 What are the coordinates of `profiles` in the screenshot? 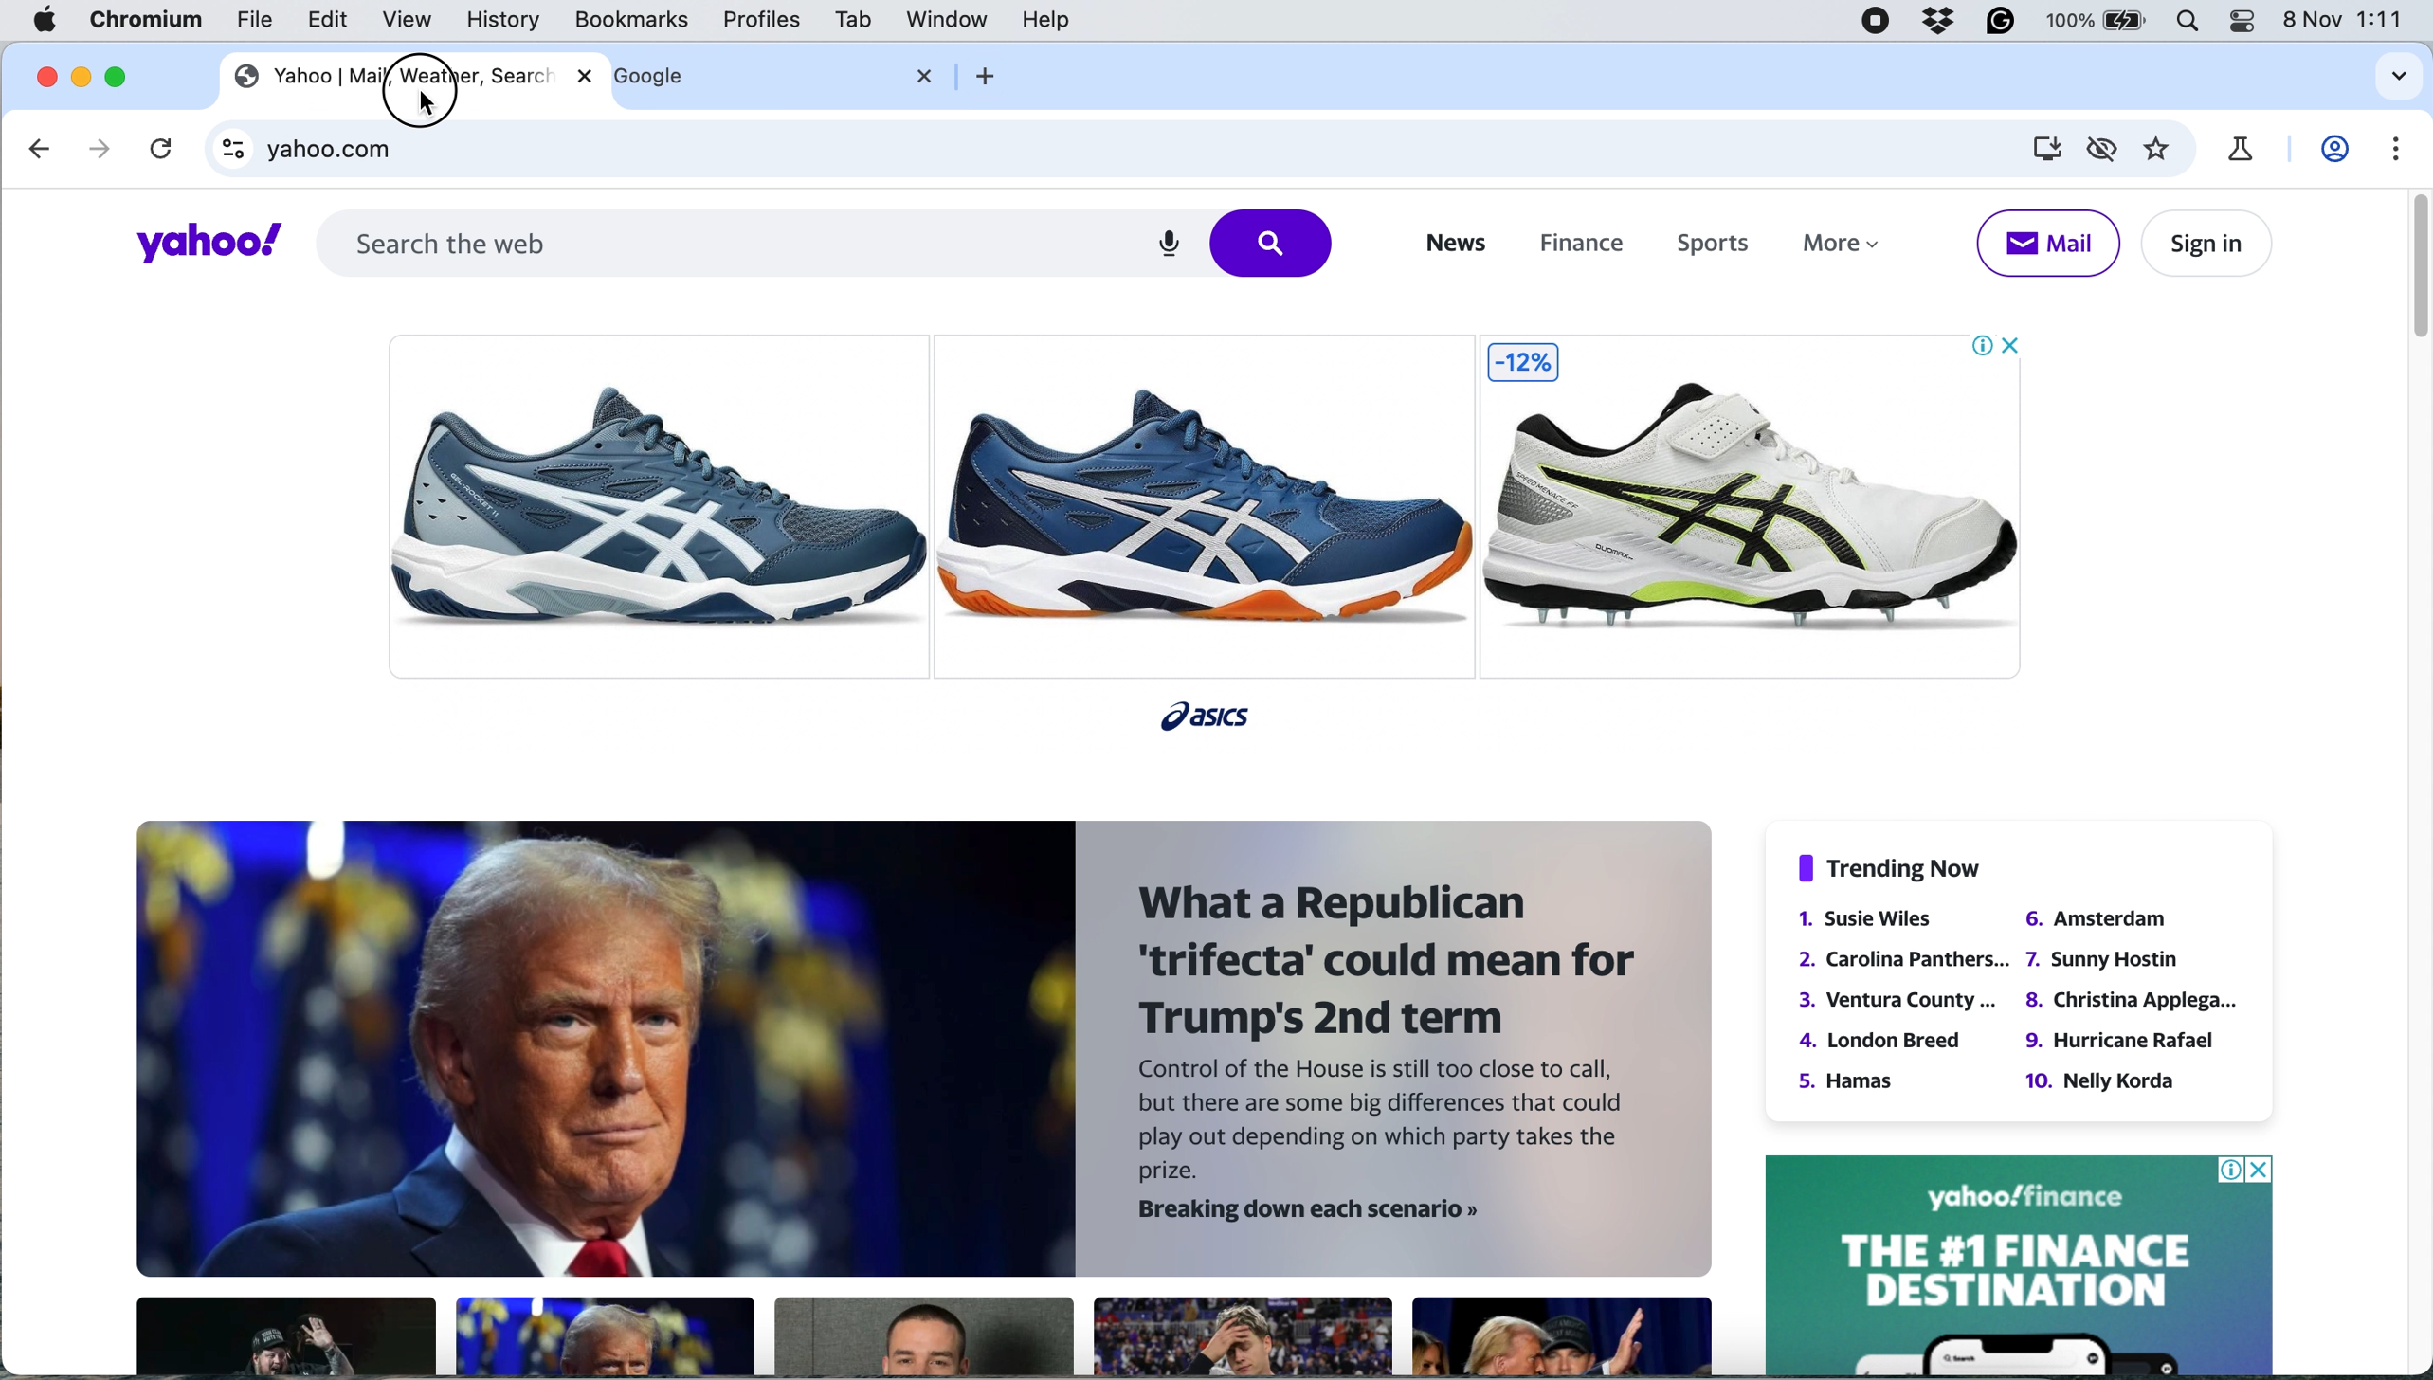 It's located at (764, 21).